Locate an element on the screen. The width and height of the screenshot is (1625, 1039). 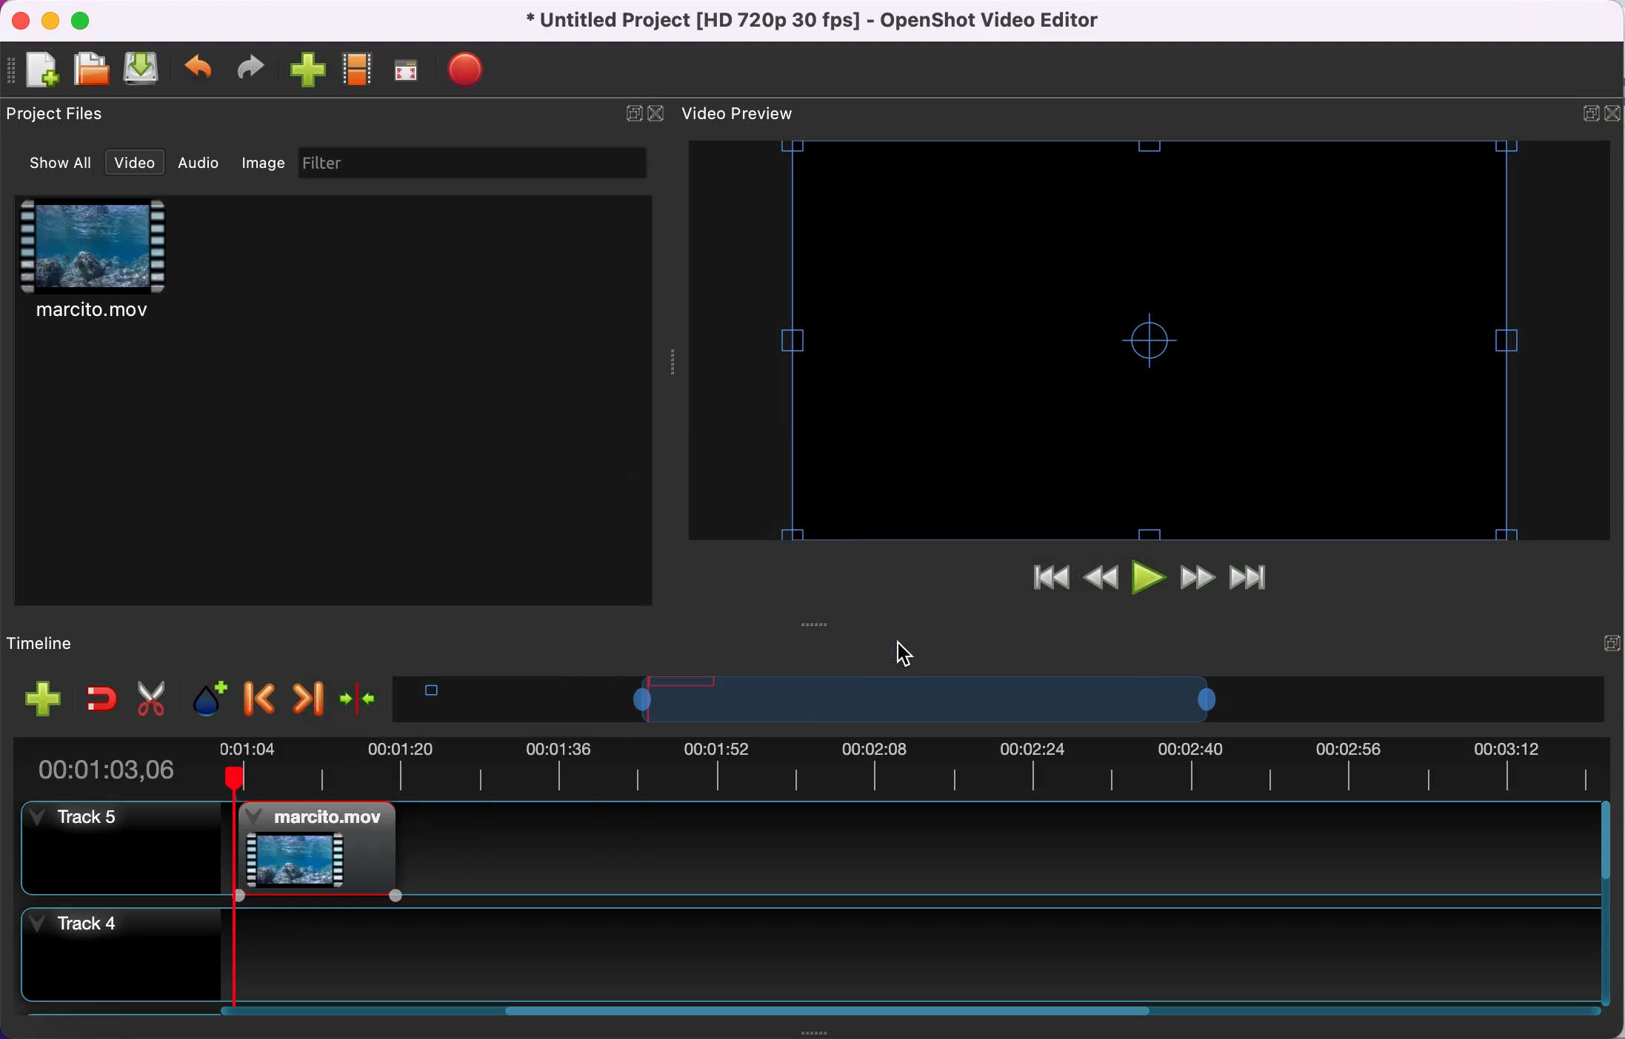
jump to end is located at coordinates (1255, 579).